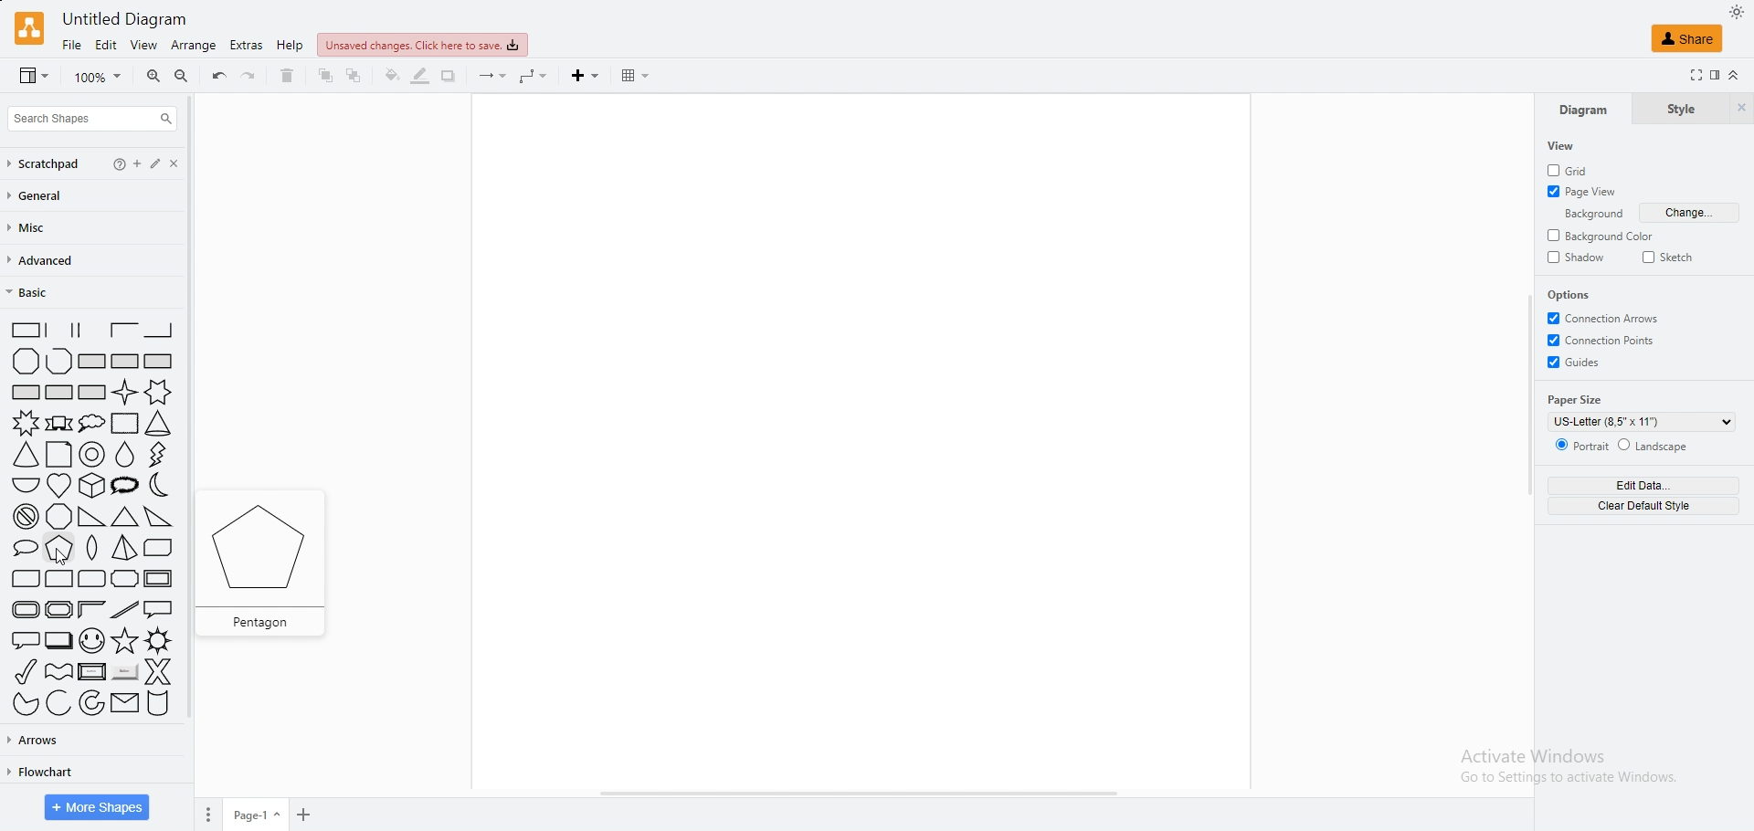 The width and height of the screenshot is (1754, 831). Describe the element at coordinates (327, 76) in the screenshot. I see `to front` at that location.